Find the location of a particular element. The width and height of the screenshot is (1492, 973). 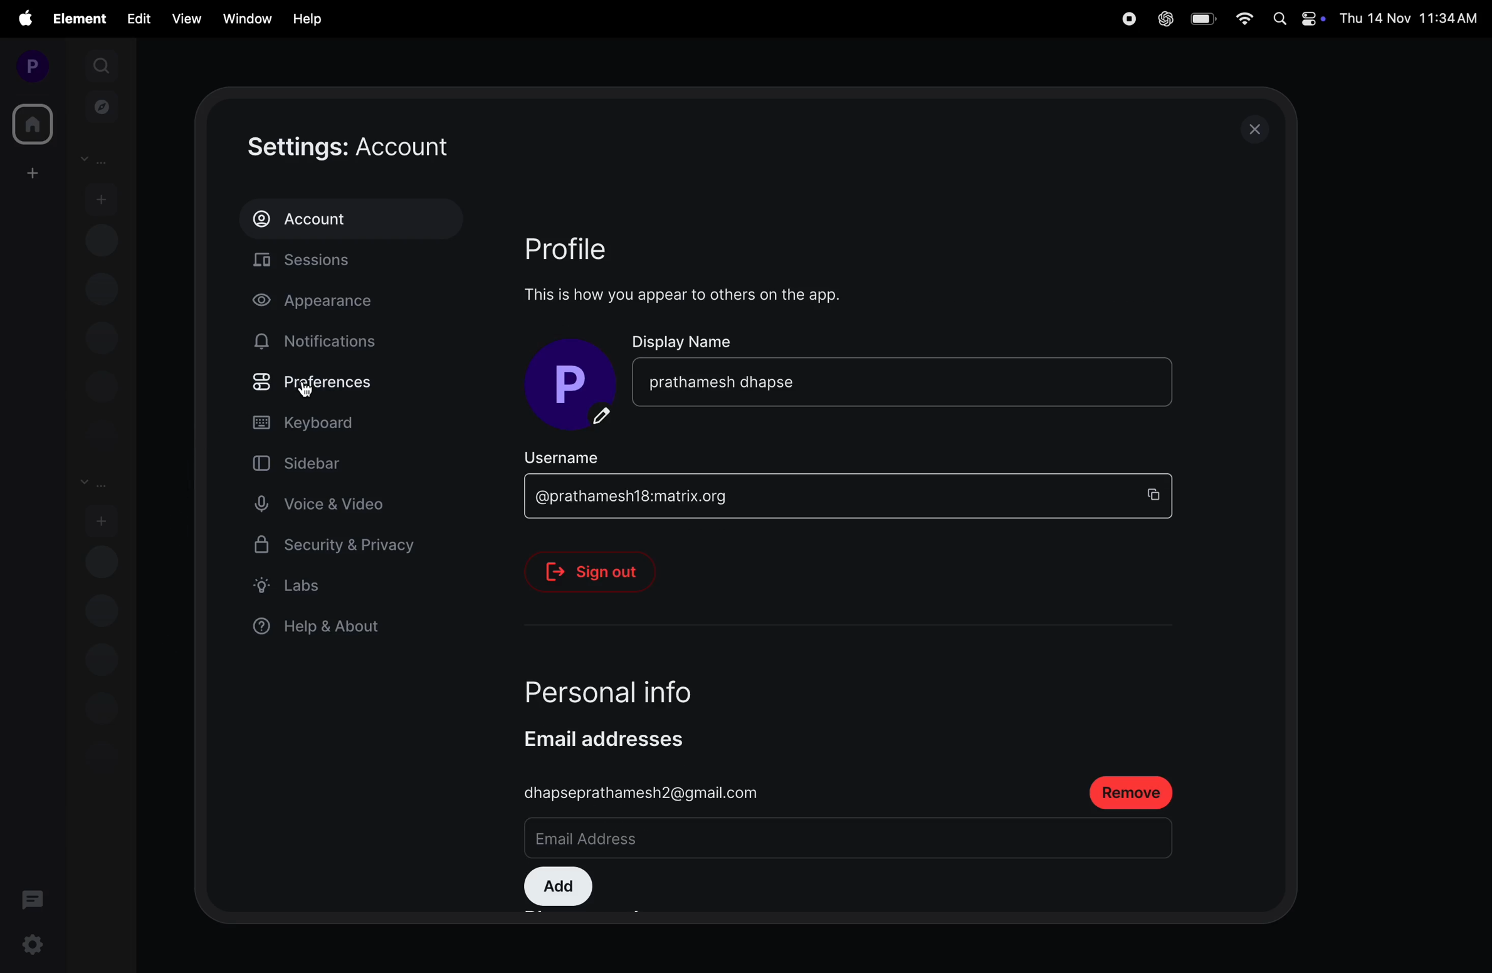

Date and time is located at coordinates (1411, 18).